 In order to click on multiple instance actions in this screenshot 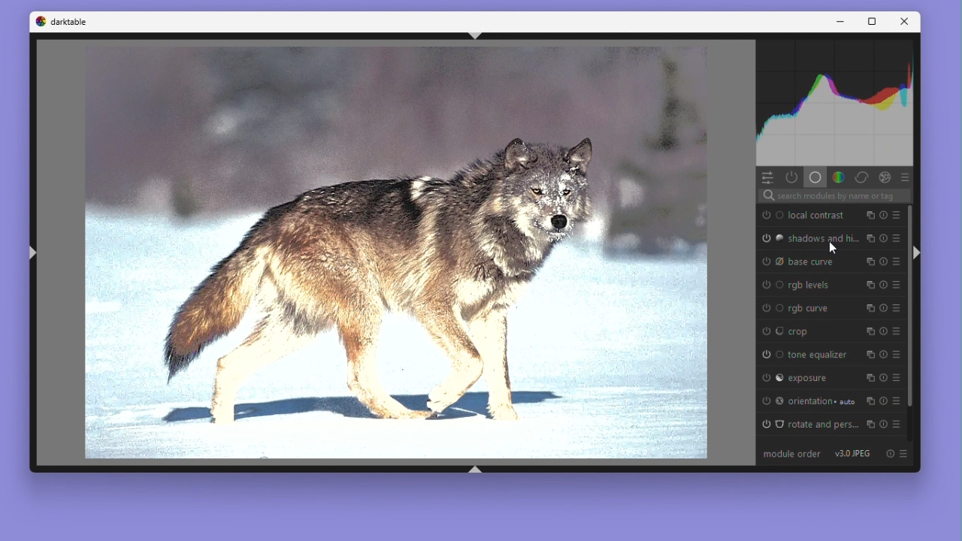, I will do `click(870, 376)`.